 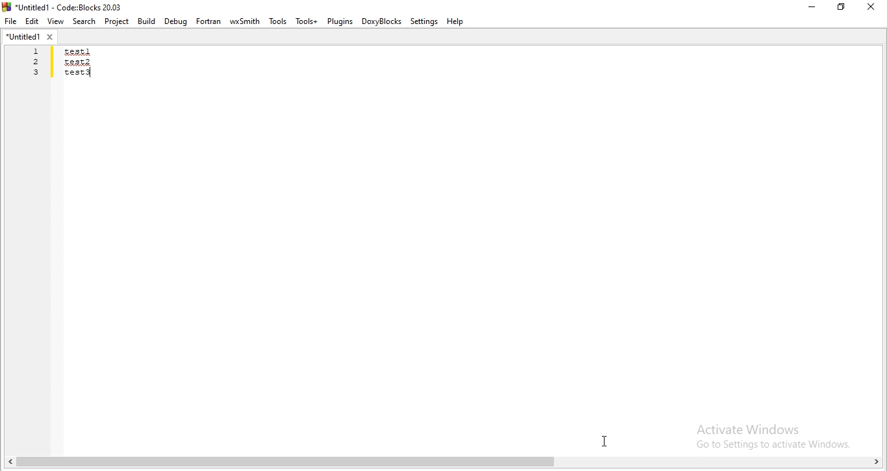 I want to click on View , so click(x=56, y=21).